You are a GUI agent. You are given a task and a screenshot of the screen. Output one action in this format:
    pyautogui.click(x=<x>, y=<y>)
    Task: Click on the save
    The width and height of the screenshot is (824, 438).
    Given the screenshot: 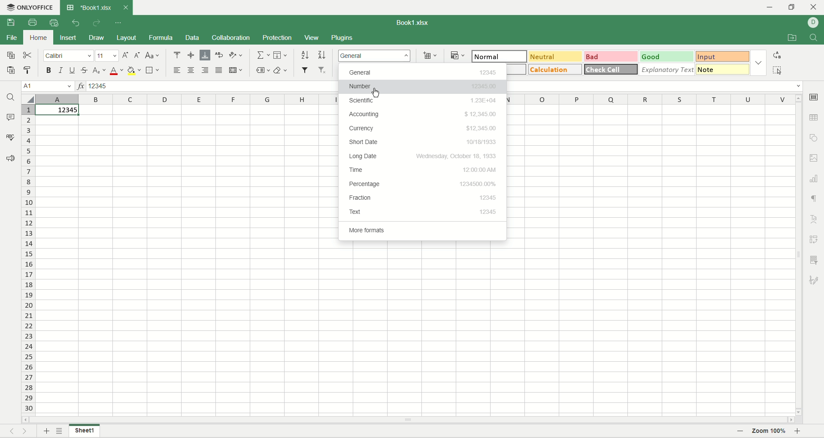 What is the action you would take?
    pyautogui.click(x=14, y=24)
    